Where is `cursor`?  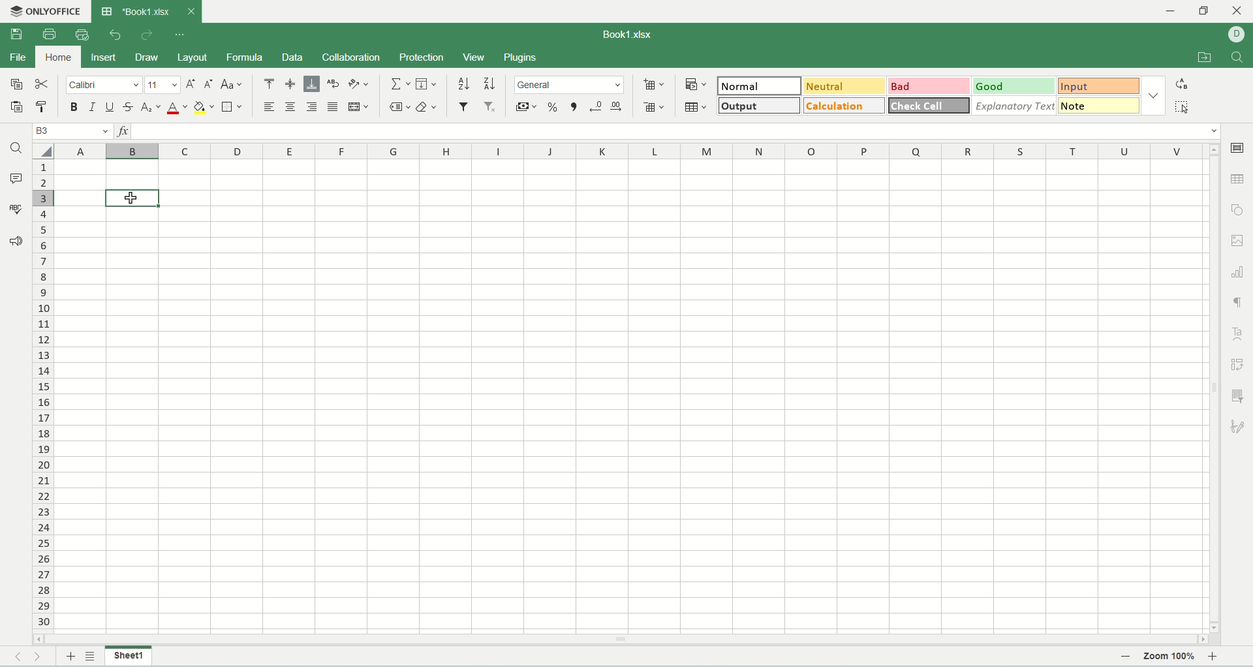
cursor is located at coordinates (134, 199).